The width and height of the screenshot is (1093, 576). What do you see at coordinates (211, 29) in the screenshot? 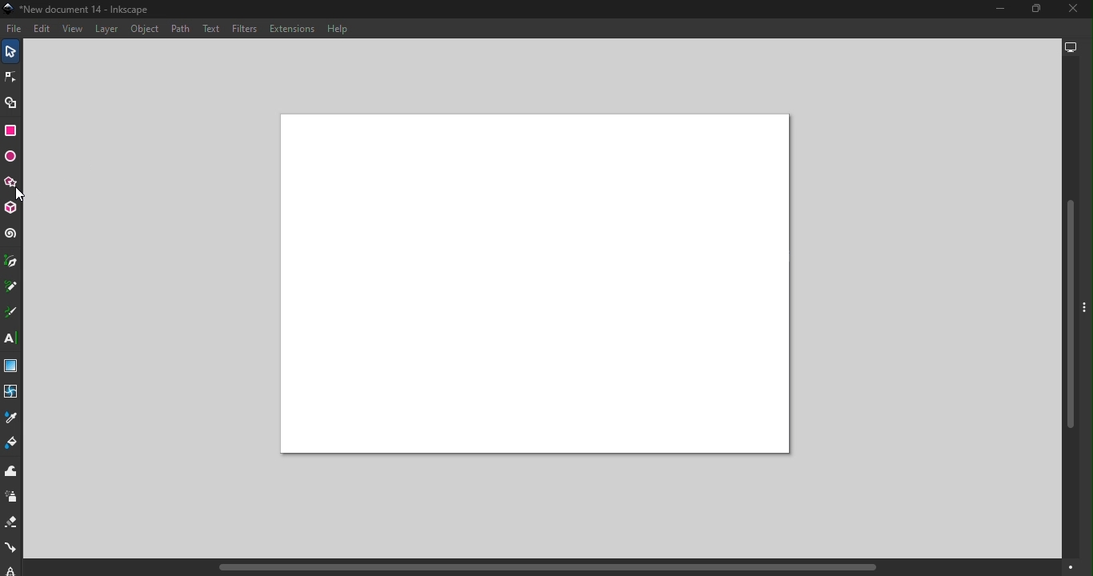
I see `Text` at bounding box center [211, 29].